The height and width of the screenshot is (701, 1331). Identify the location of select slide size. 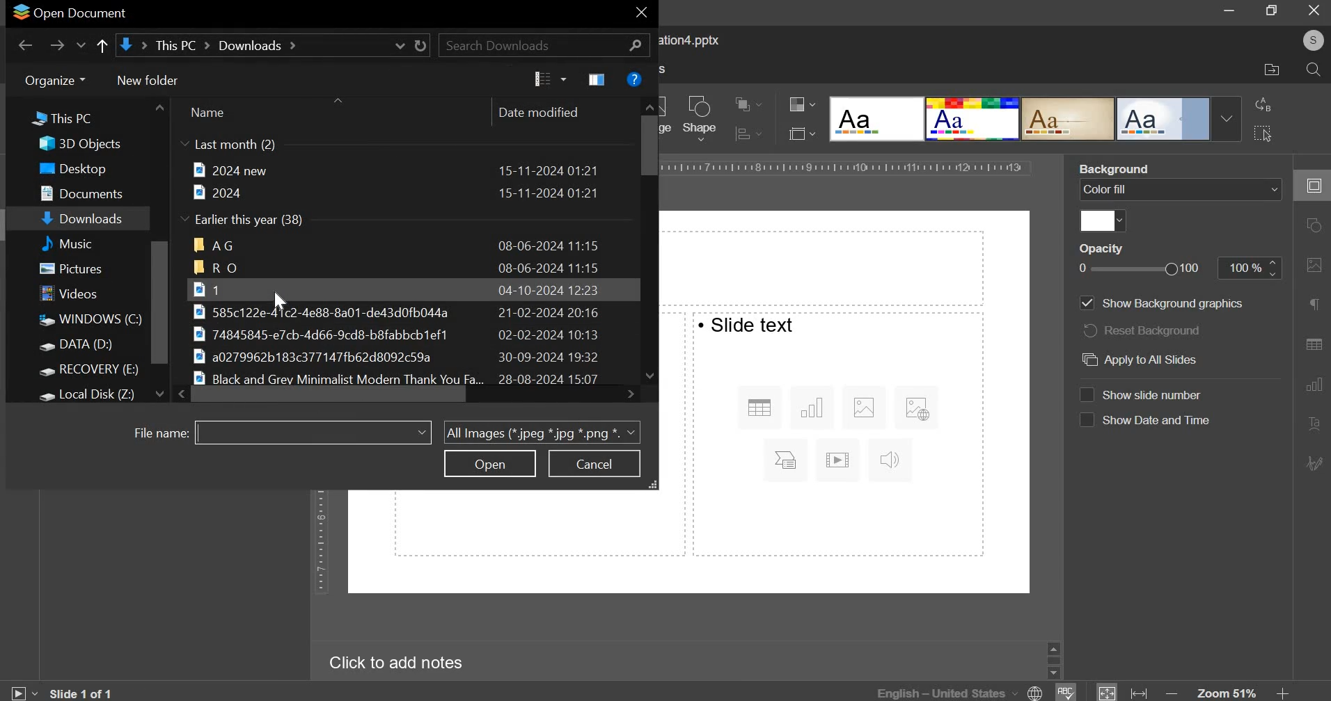
(798, 133).